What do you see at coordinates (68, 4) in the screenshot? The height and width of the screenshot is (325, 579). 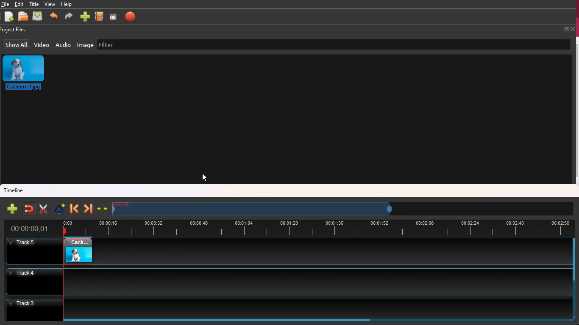 I see `help` at bounding box center [68, 4].